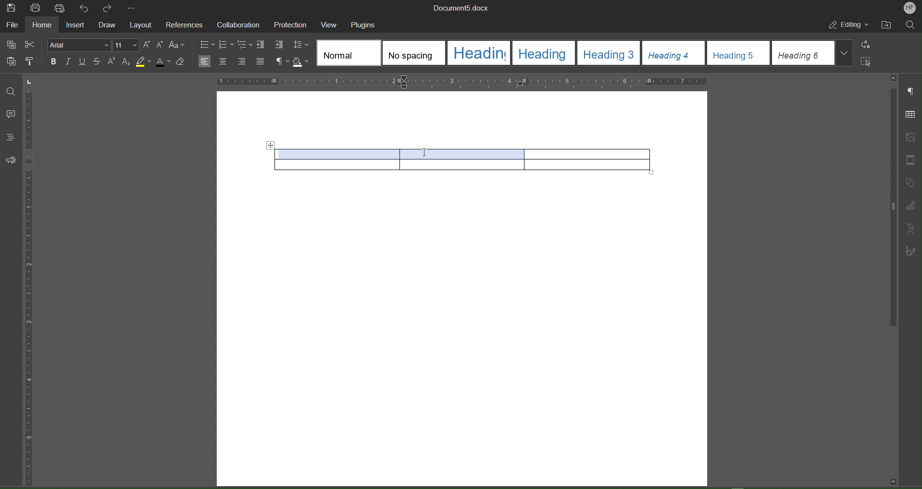 The image size is (922, 489). What do you see at coordinates (911, 160) in the screenshot?
I see `Header and Footer` at bounding box center [911, 160].